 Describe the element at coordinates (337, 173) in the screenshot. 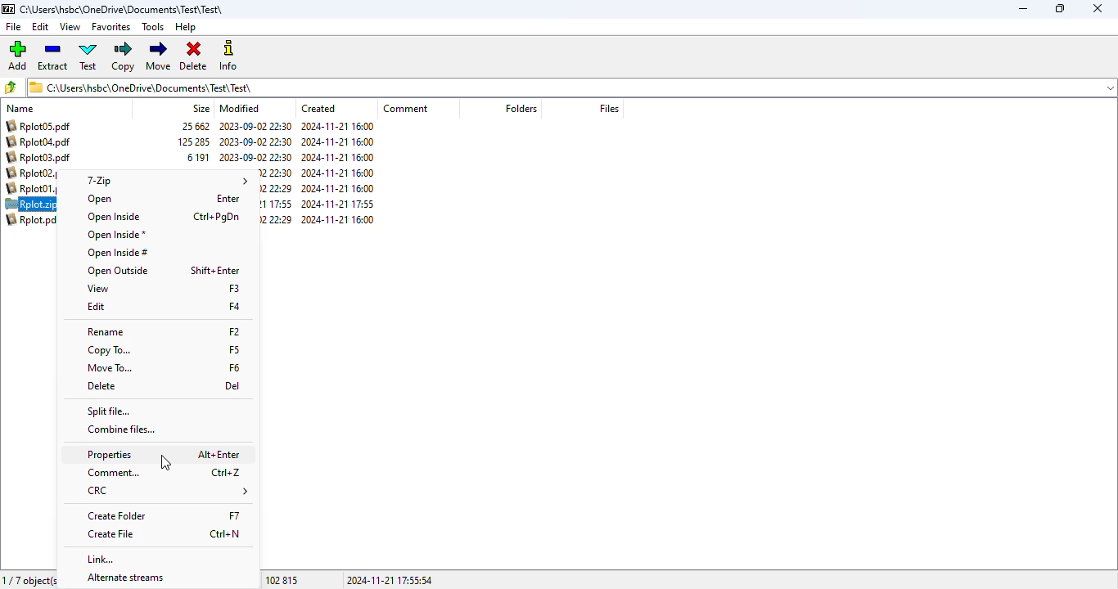

I see `created date & time` at that location.